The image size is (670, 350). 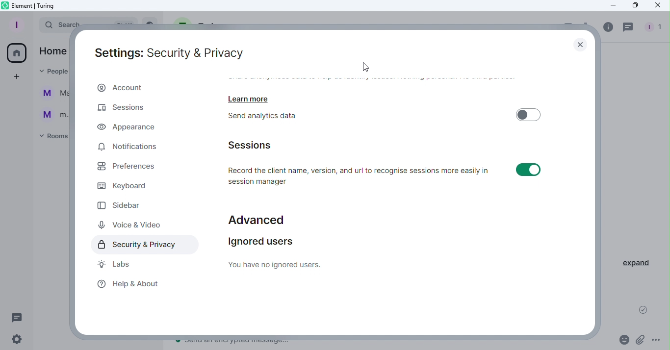 I want to click on Close, so click(x=657, y=6).